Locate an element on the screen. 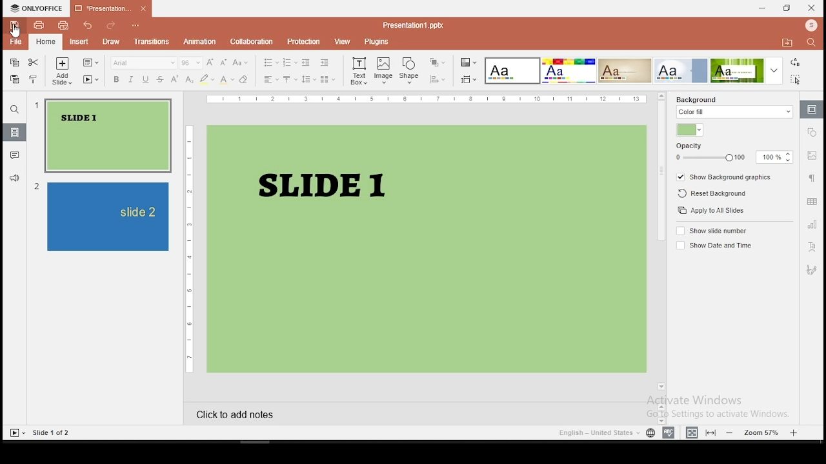 The height and width of the screenshot is (464, 826). home is located at coordinates (44, 43).